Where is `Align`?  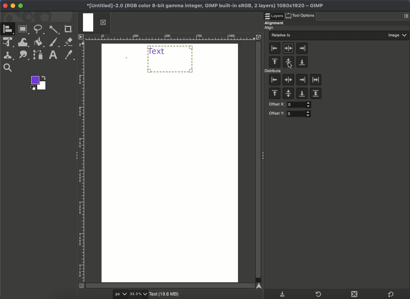
Align is located at coordinates (272, 28).